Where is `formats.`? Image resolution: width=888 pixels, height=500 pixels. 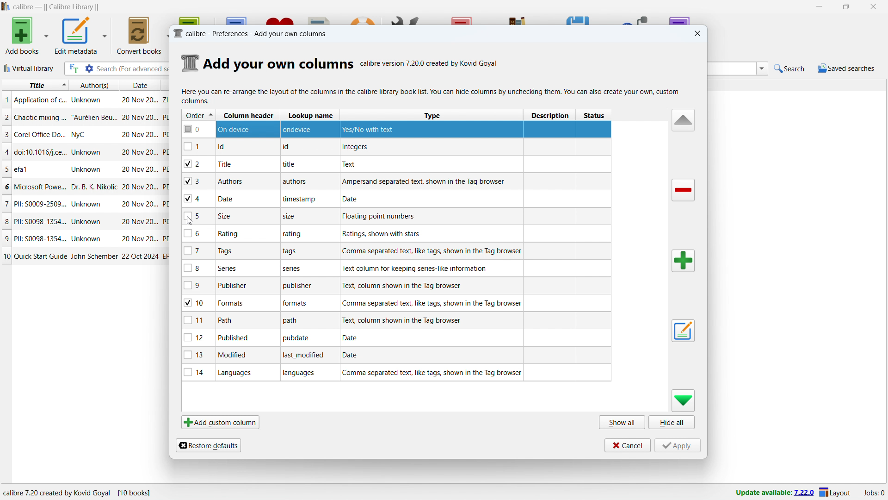 formats. is located at coordinates (296, 305).